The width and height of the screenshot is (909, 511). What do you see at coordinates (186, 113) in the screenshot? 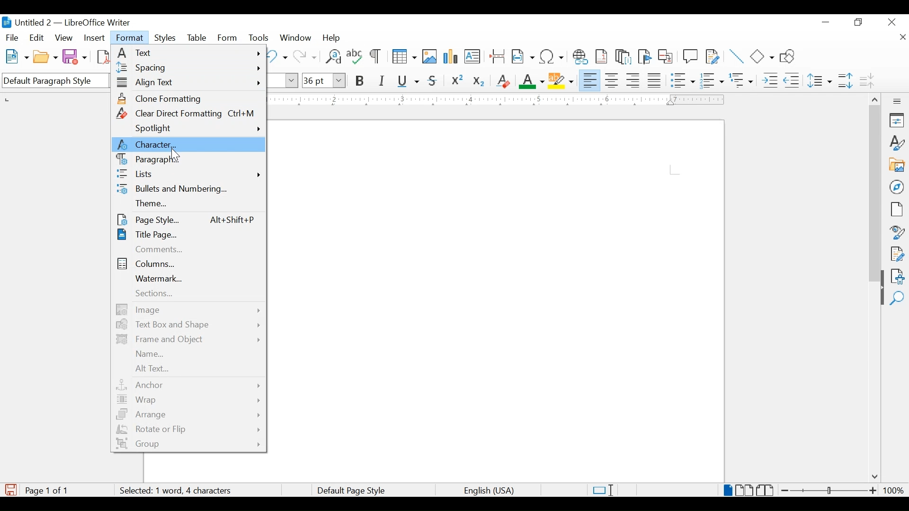
I see `clear direct formatting` at bounding box center [186, 113].